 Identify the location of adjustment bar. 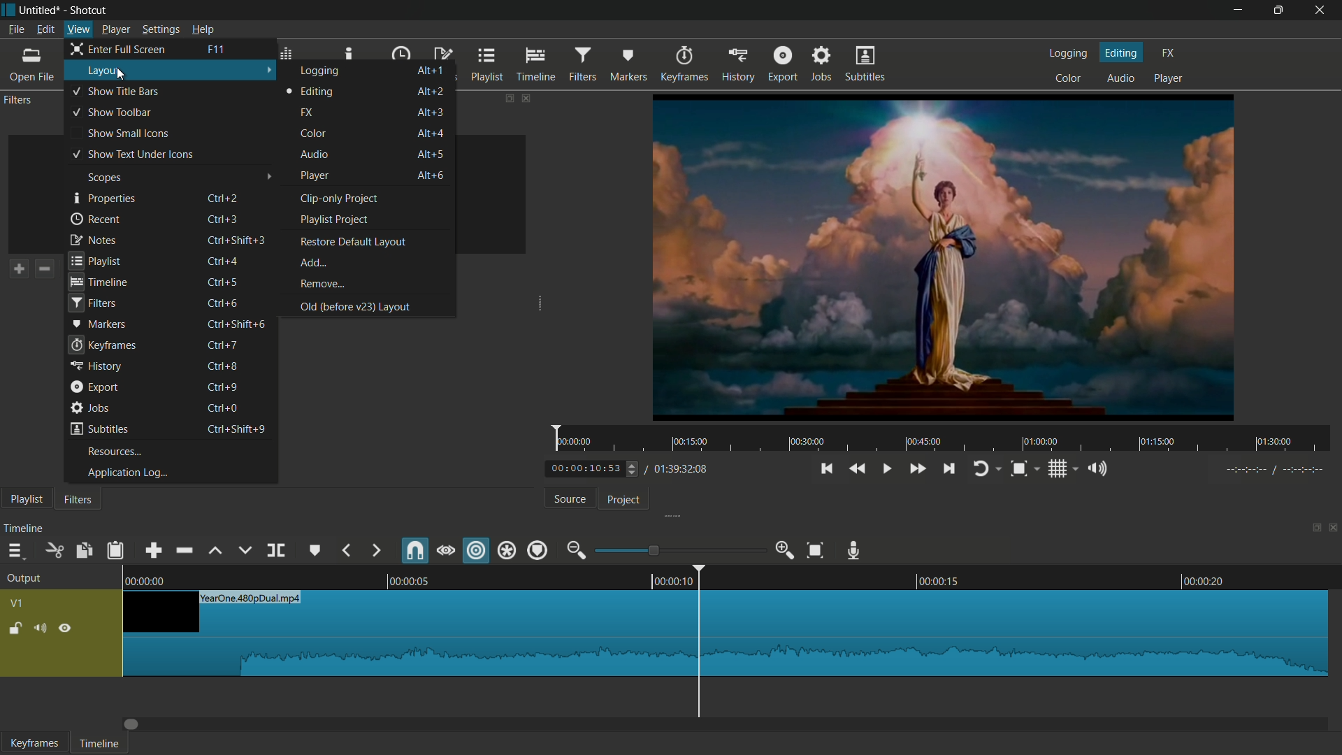
(678, 550).